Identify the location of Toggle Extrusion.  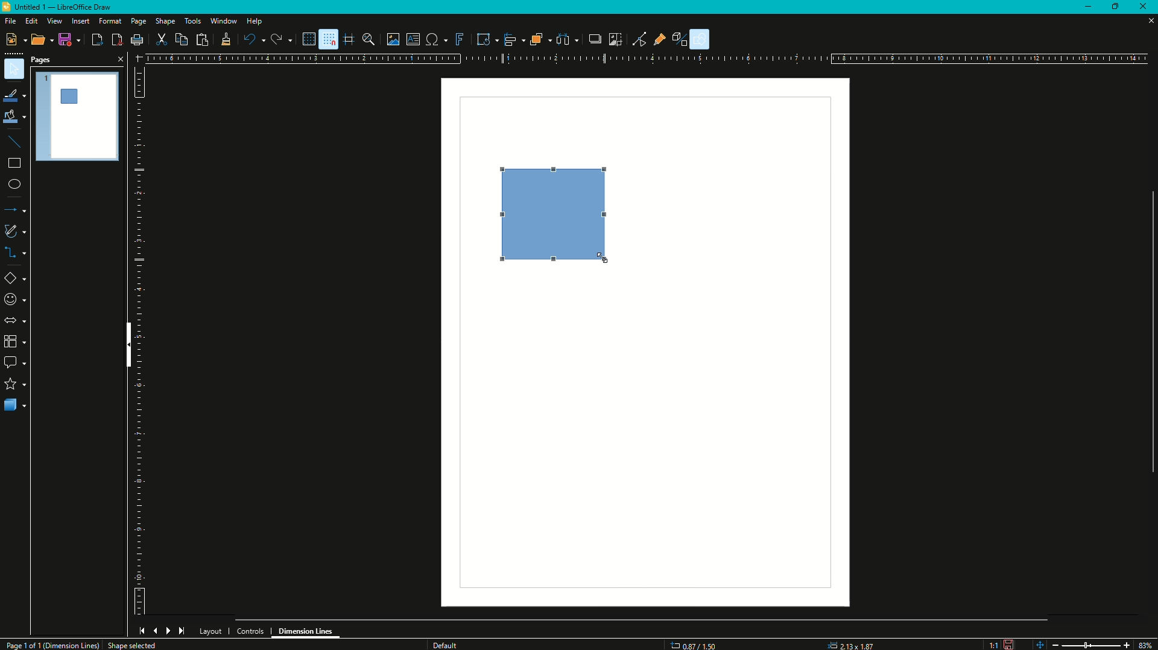
(683, 38).